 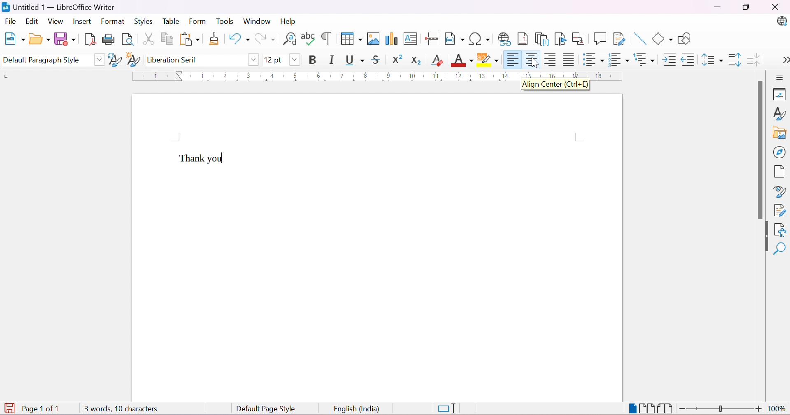 I want to click on File, so click(x=10, y=21).